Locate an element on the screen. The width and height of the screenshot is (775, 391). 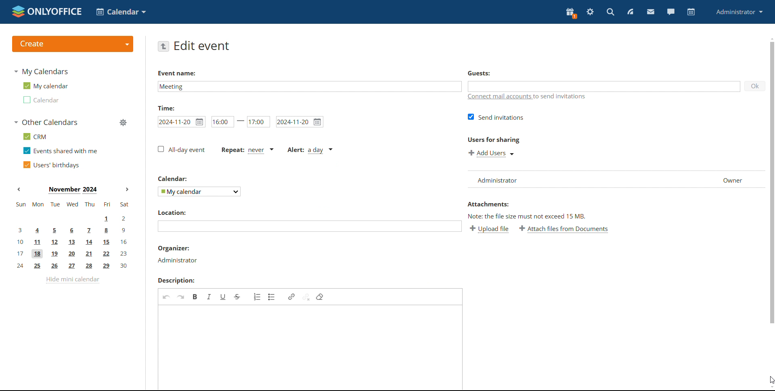
strikethrough is located at coordinates (237, 297).